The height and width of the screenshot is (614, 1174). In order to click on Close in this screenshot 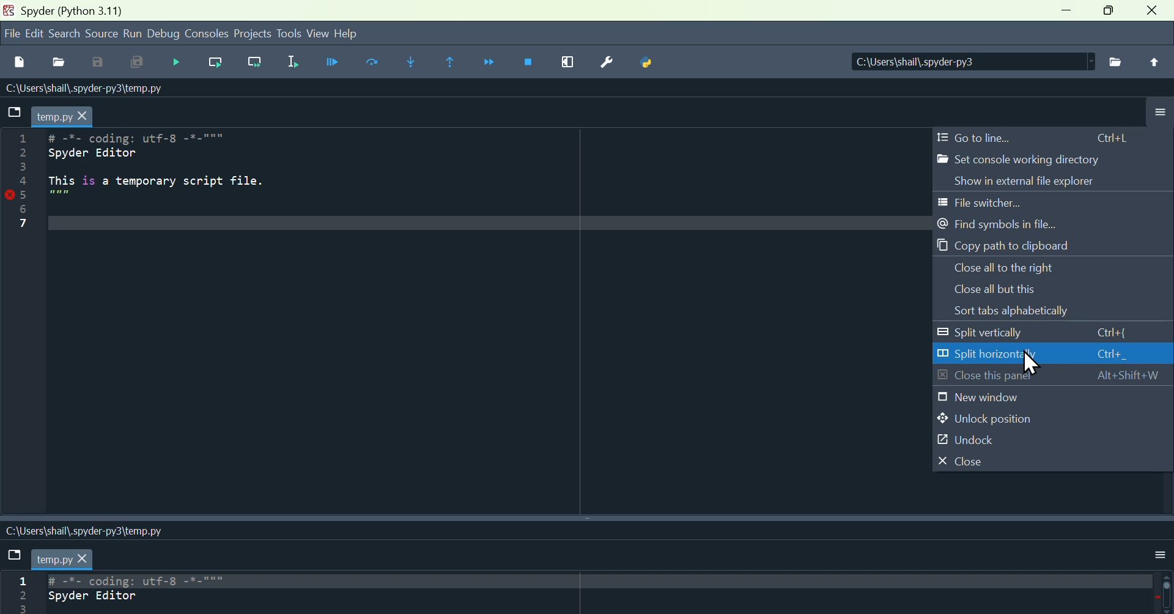, I will do `click(998, 463)`.